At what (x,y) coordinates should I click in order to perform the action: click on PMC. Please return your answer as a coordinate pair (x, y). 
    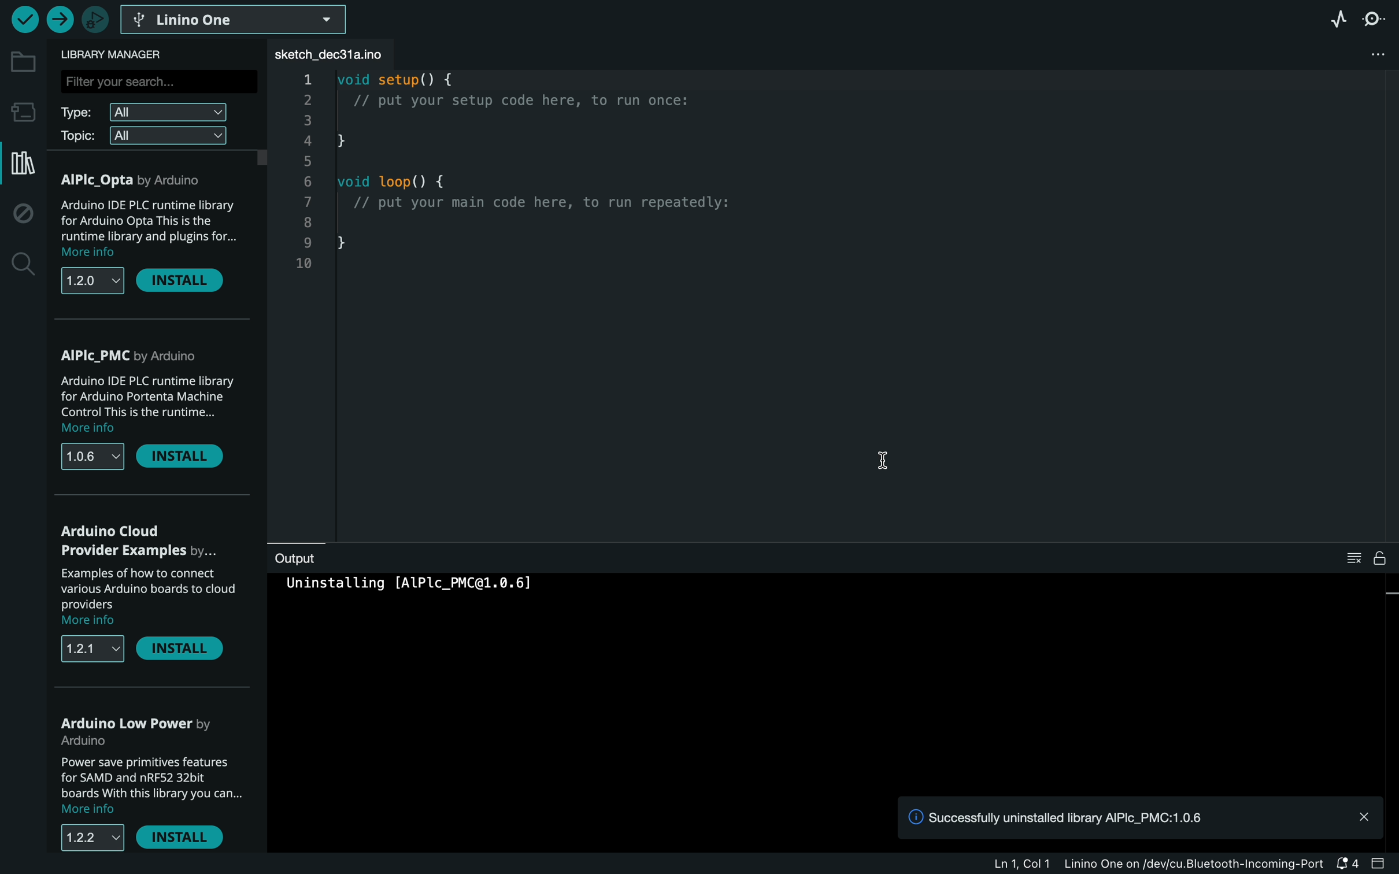
    Looking at the image, I should click on (153, 353).